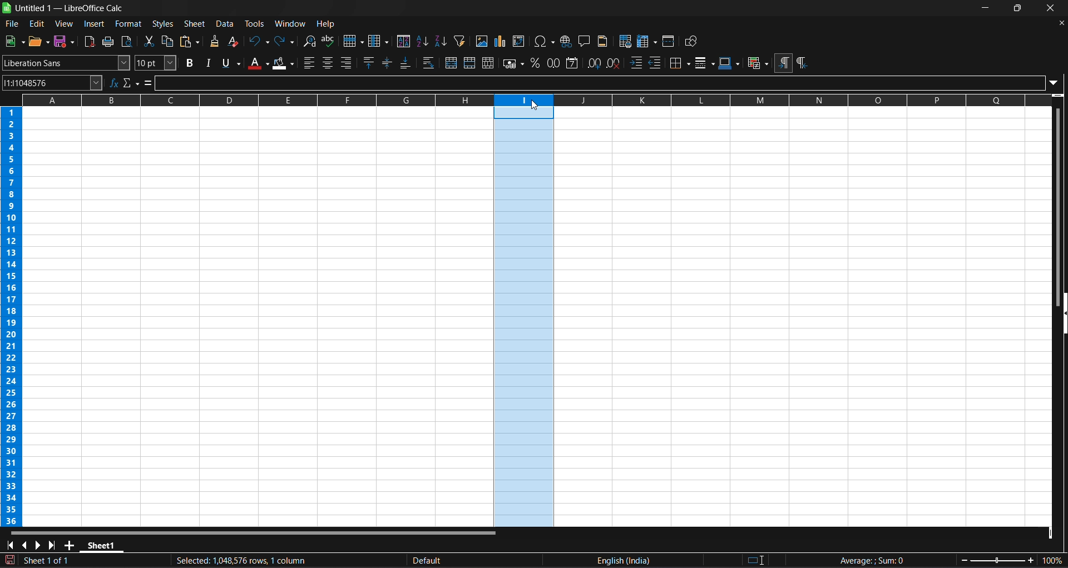 This screenshot has width=1068, height=568. What do you see at coordinates (501, 41) in the screenshot?
I see `insert chart` at bounding box center [501, 41].